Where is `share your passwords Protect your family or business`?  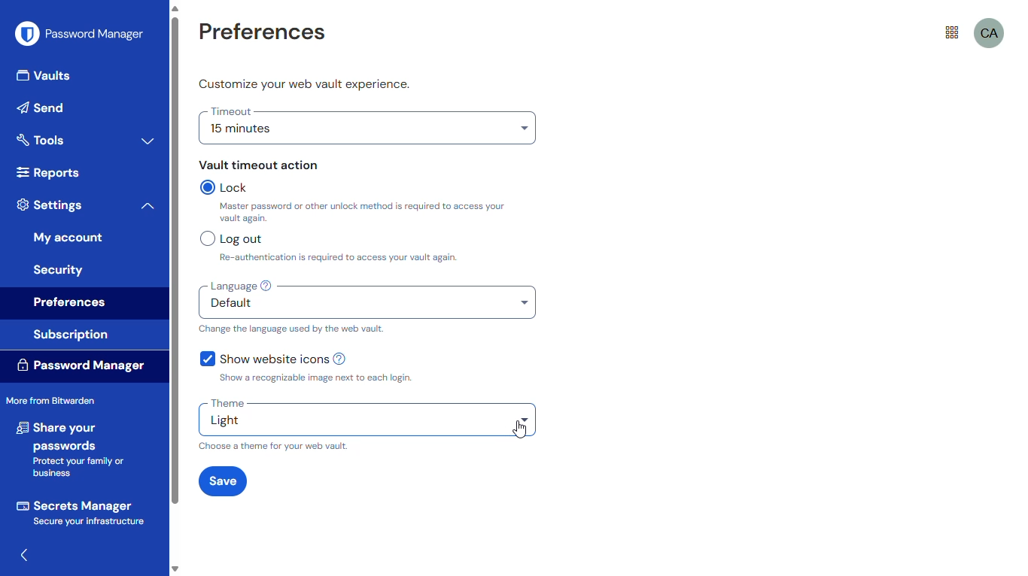 share your passwords Protect your family or business is located at coordinates (74, 450).